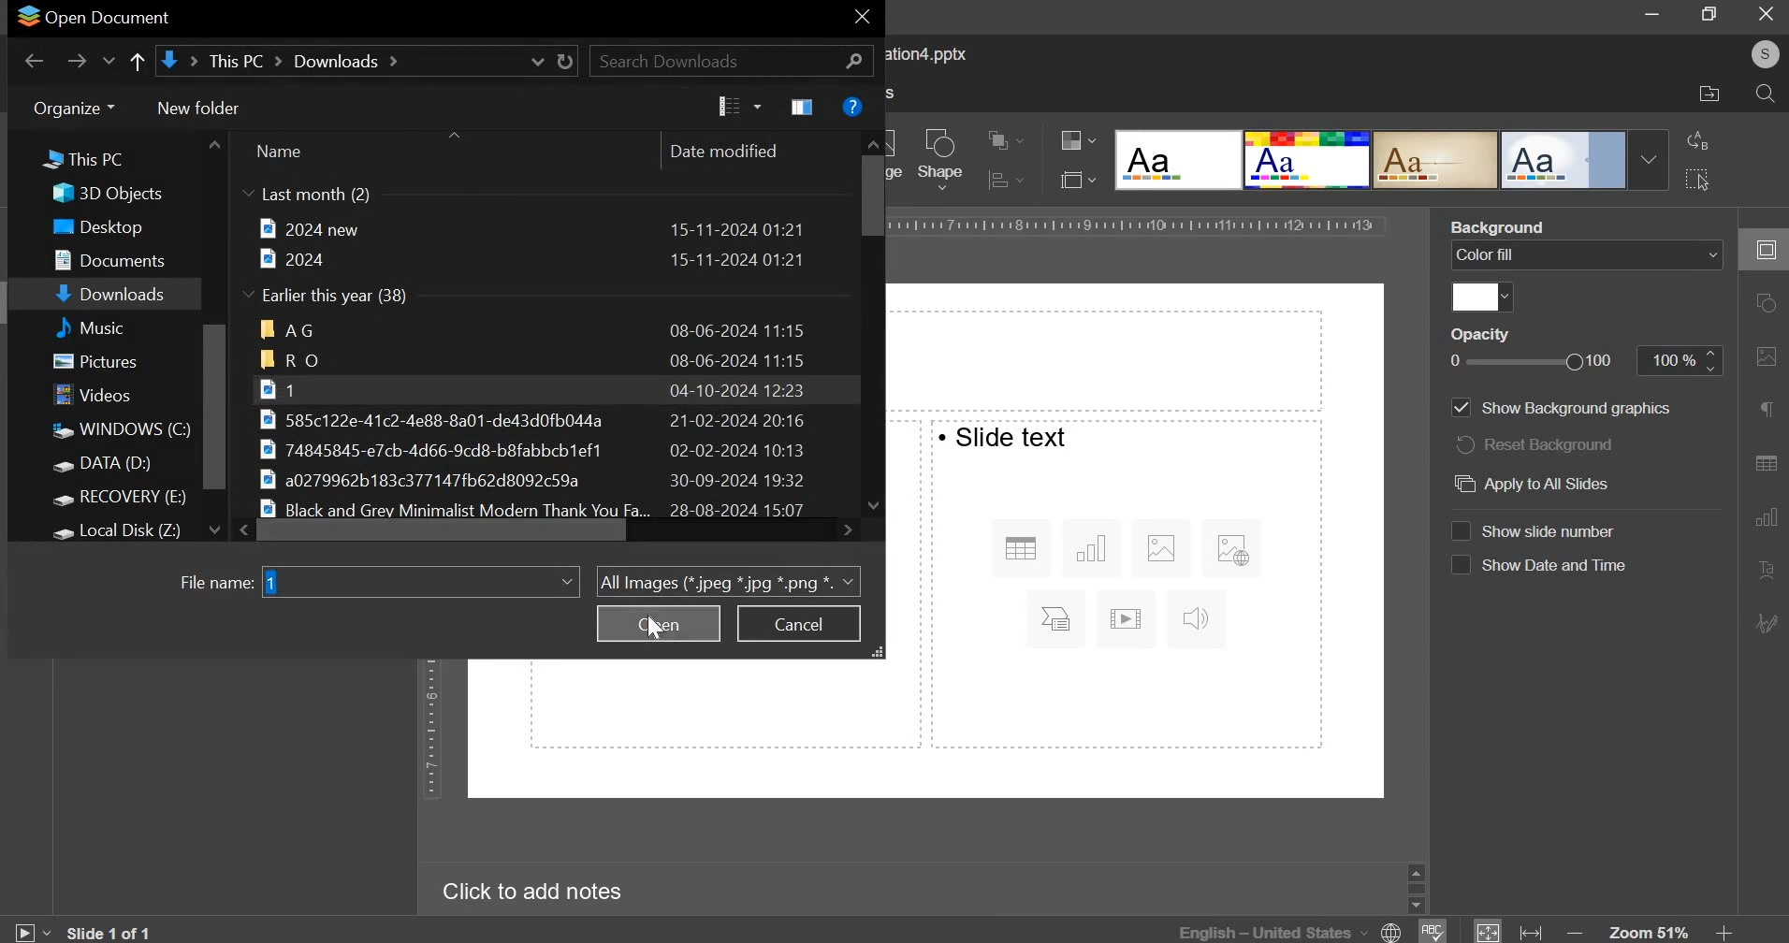 The image size is (1789, 943). Describe the element at coordinates (1711, 13) in the screenshot. I see `maximize` at that location.